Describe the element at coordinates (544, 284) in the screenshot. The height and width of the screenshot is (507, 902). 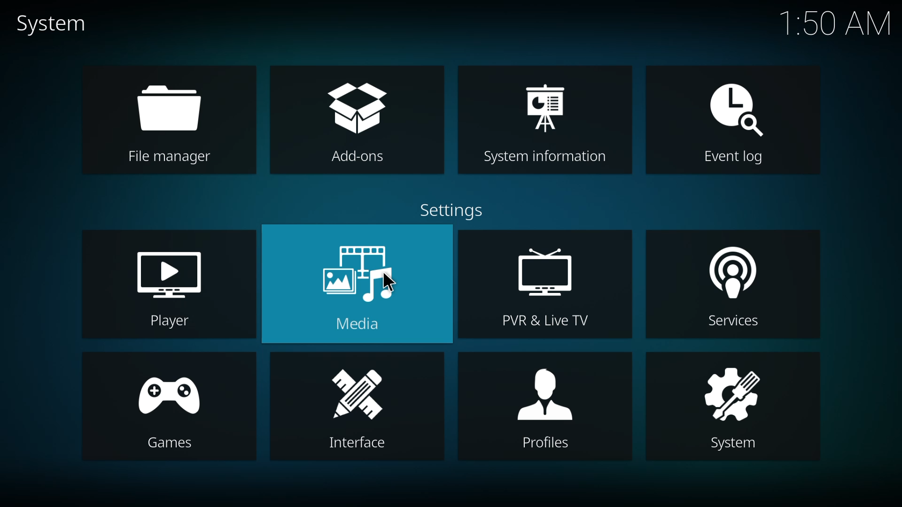
I see `pvr & live tv` at that location.